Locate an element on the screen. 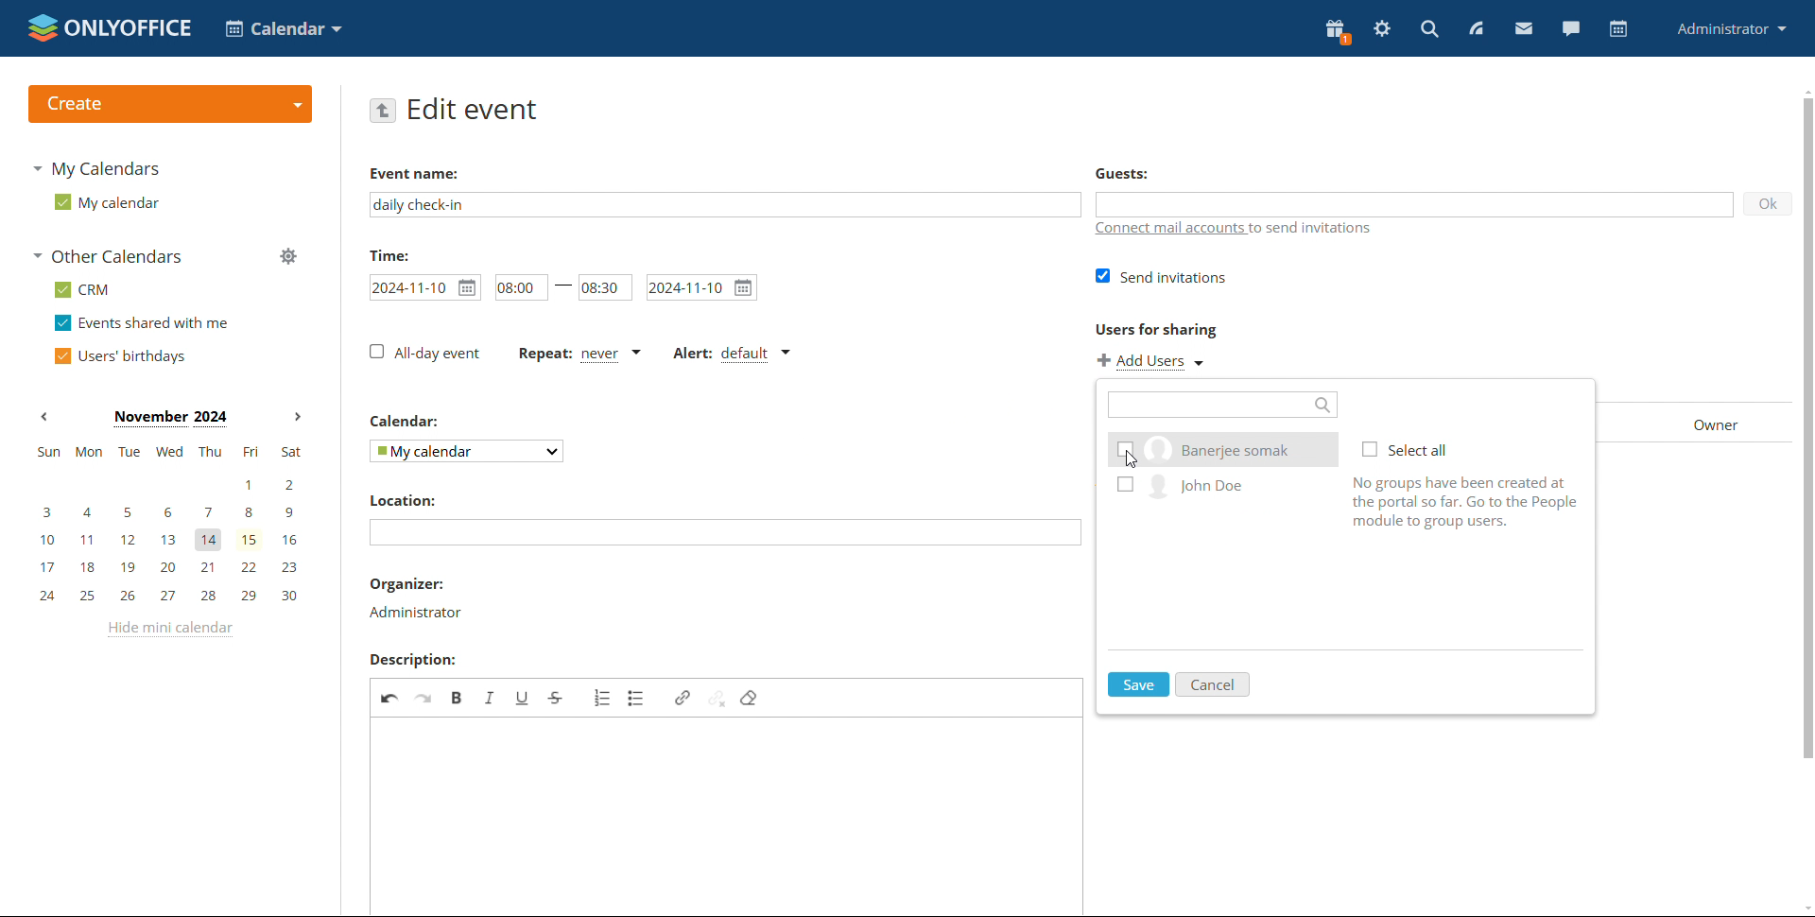 The height and width of the screenshot is (917, 1815). send invitation is located at coordinates (1165, 276).